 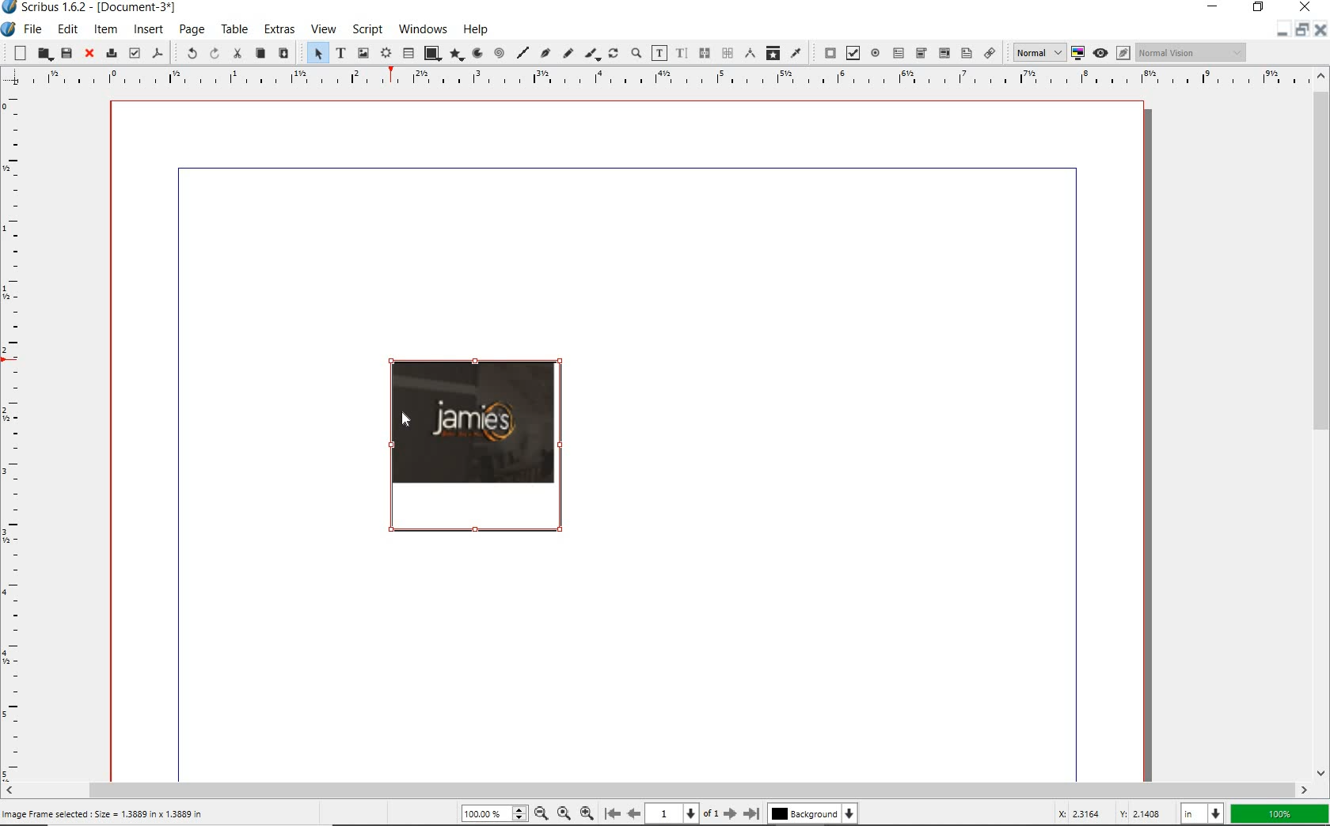 I want to click on pdf combo box, so click(x=921, y=53).